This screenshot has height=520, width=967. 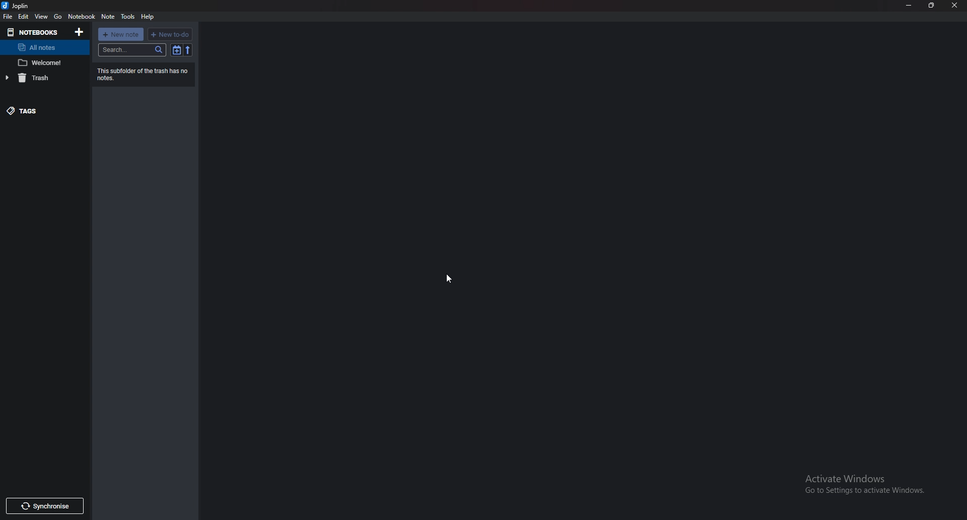 What do you see at coordinates (80, 32) in the screenshot?
I see `Add notebooks` at bounding box center [80, 32].